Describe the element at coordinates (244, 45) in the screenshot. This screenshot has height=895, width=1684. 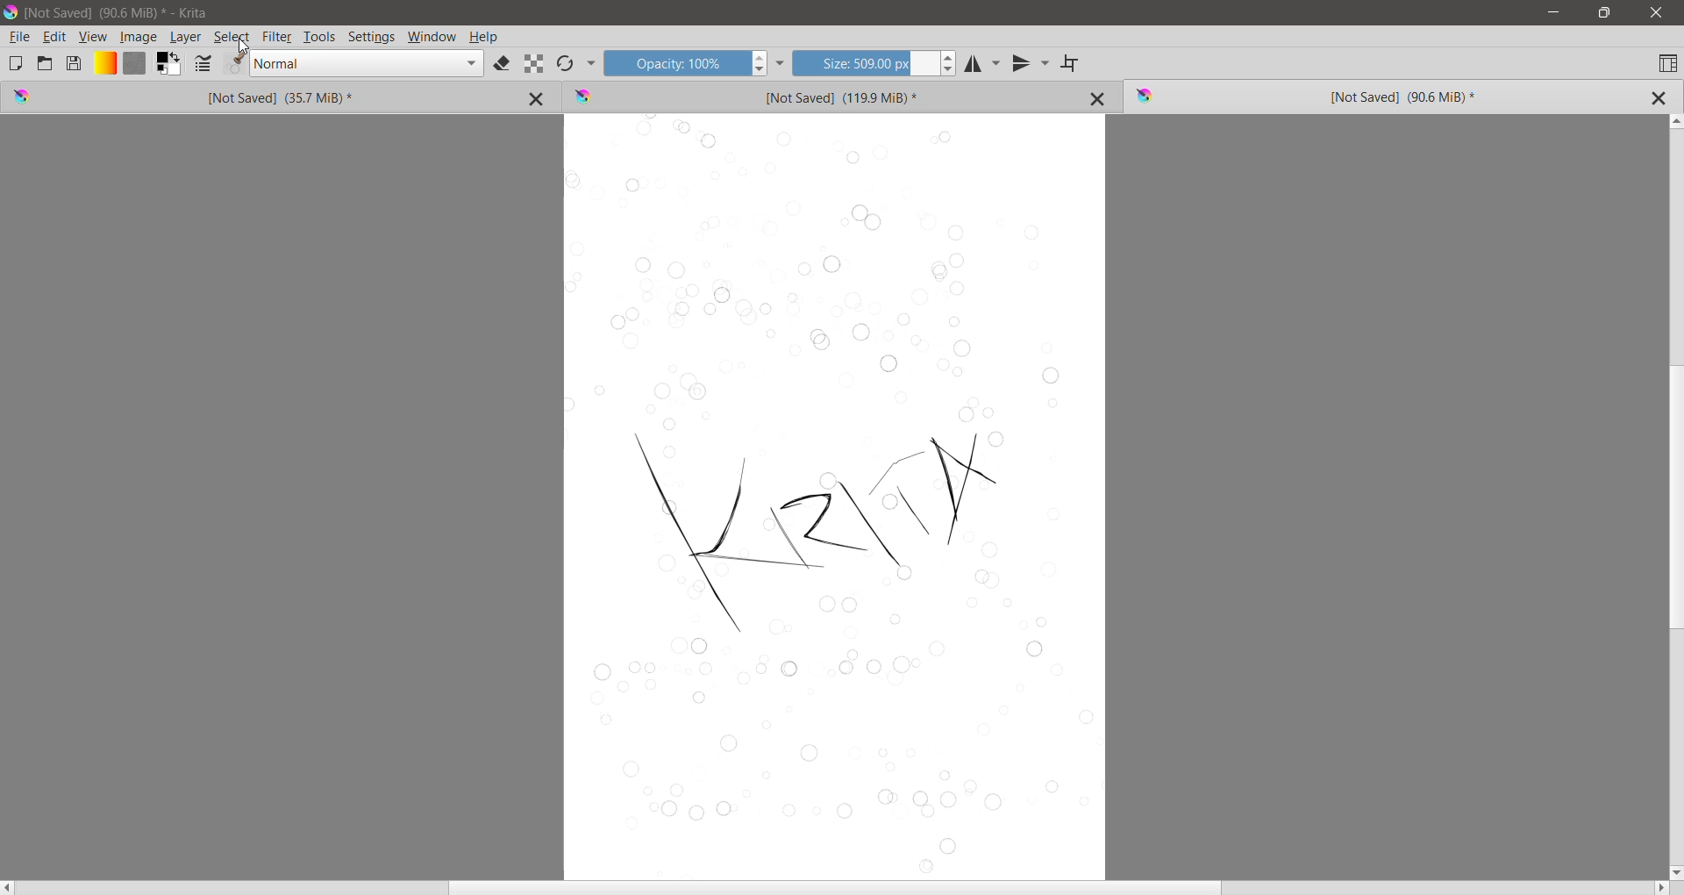
I see `Cursor` at that location.